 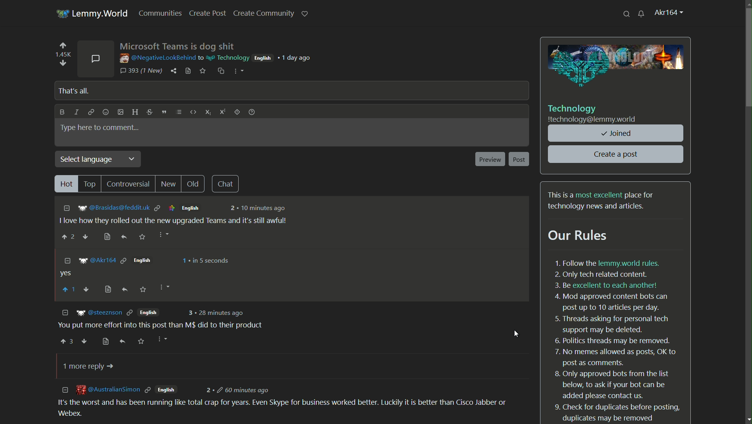 What do you see at coordinates (163, 289) in the screenshot?
I see `more options` at bounding box center [163, 289].